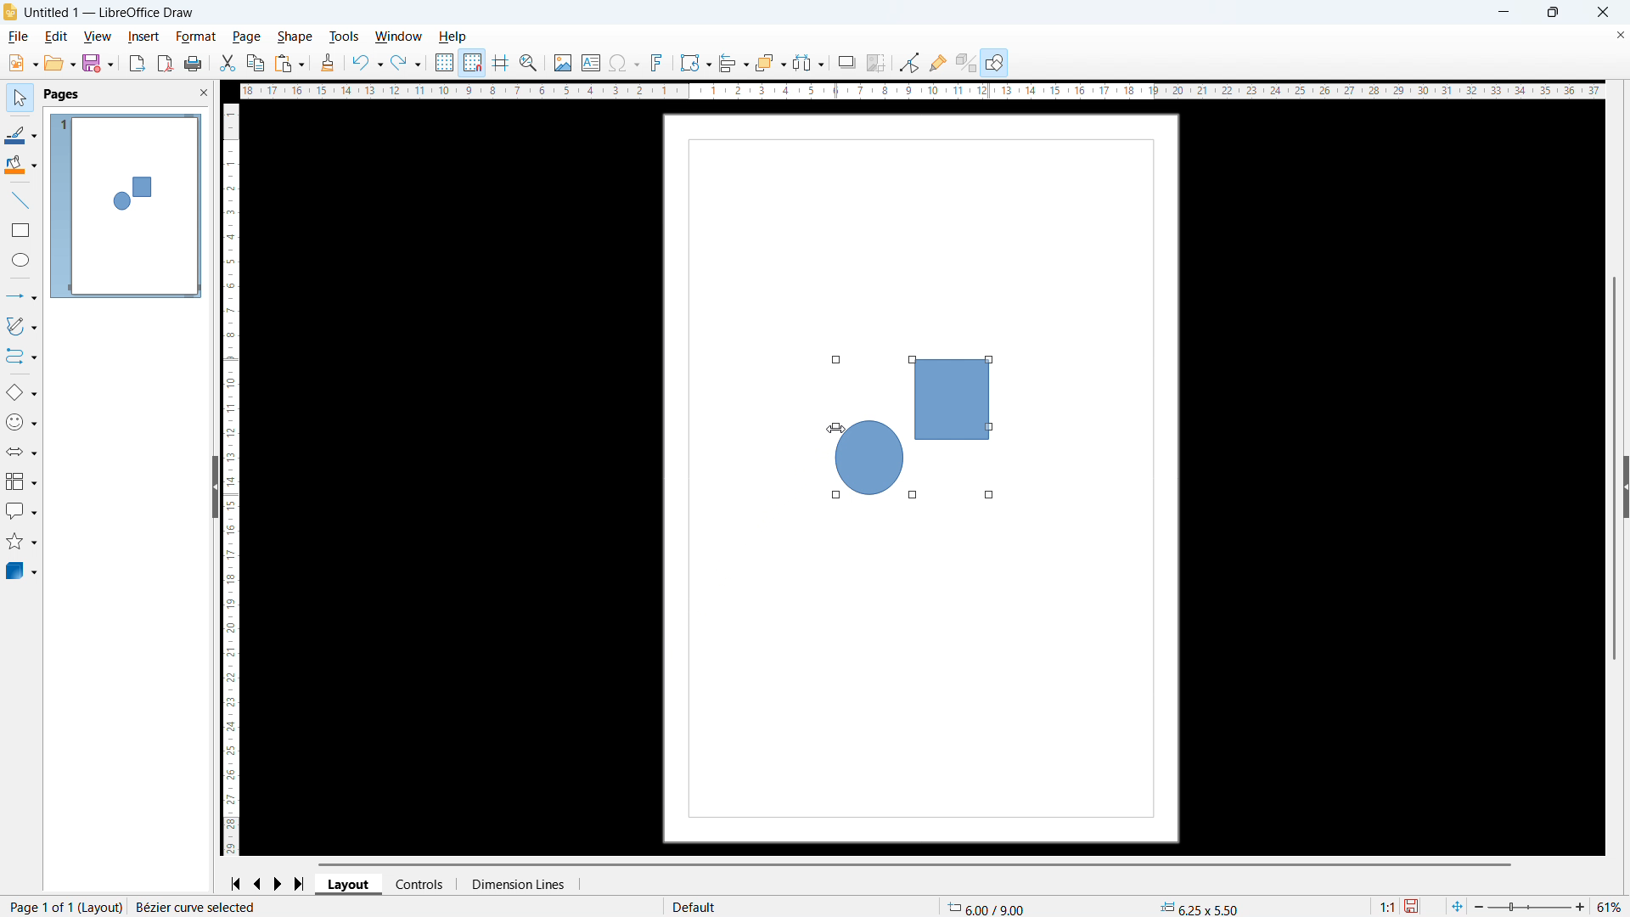 The height and width of the screenshot is (917, 1630). Describe the element at coordinates (445, 62) in the screenshot. I see `Show grid` at that location.